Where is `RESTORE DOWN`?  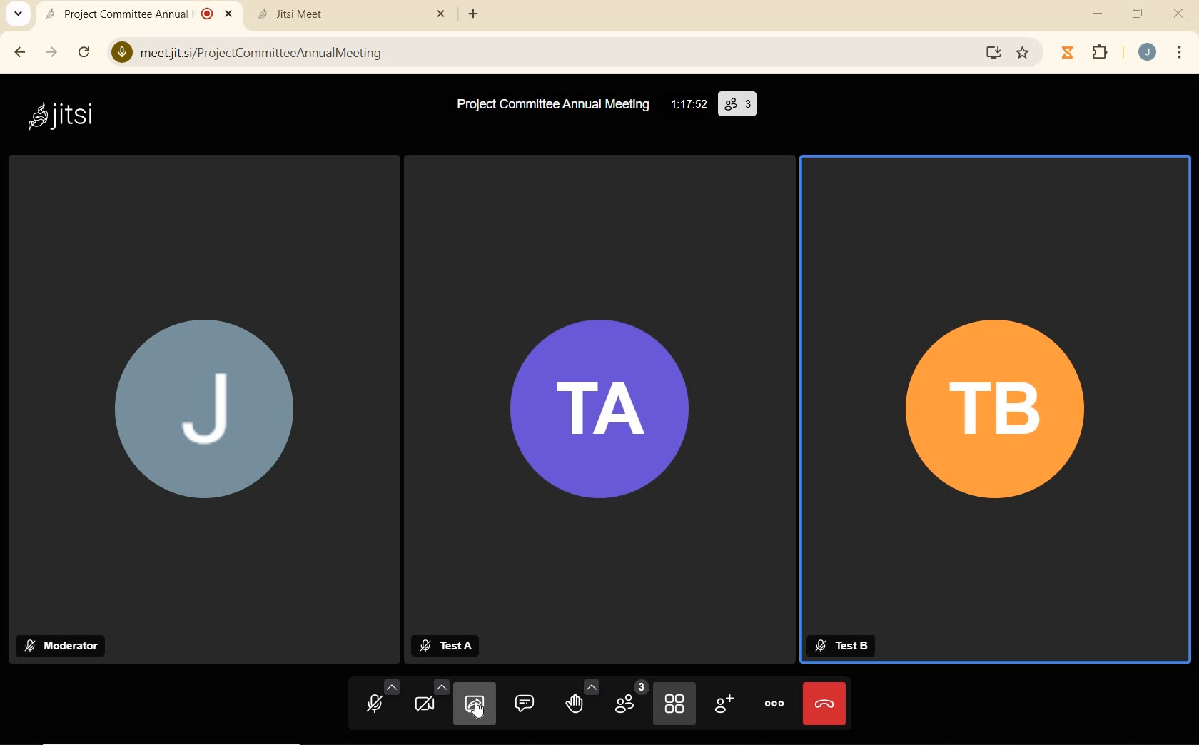
RESTORE DOWN is located at coordinates (1138, 14).